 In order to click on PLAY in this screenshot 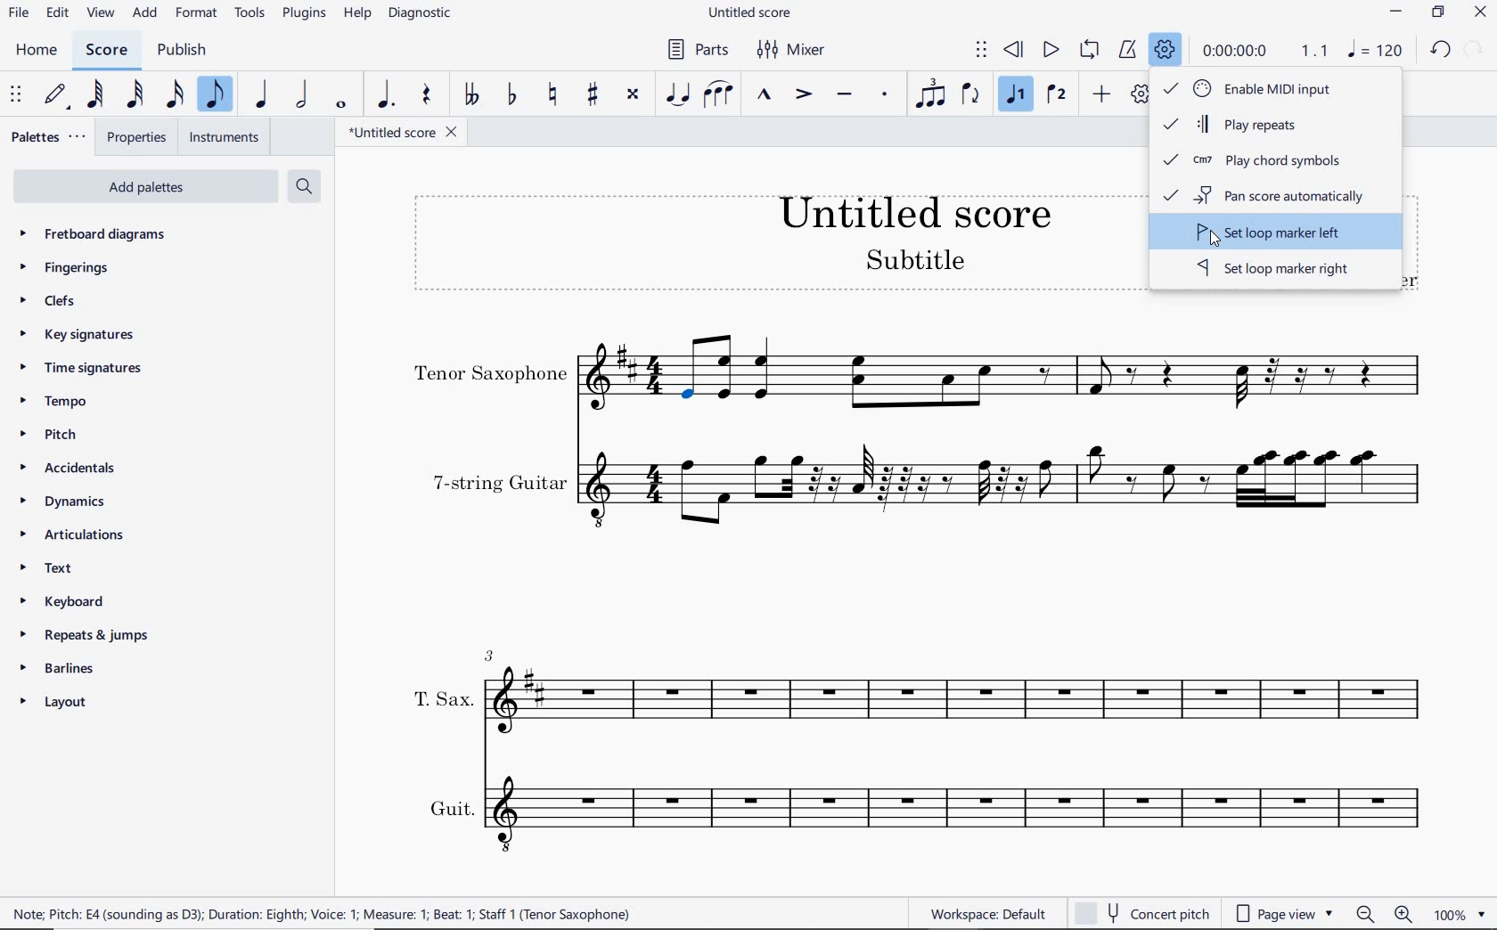, I will do `click(1050, 50)`.